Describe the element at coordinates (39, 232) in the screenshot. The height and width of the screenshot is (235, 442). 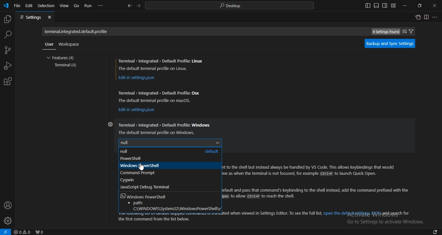
I see `no ports forwarded` at that location.